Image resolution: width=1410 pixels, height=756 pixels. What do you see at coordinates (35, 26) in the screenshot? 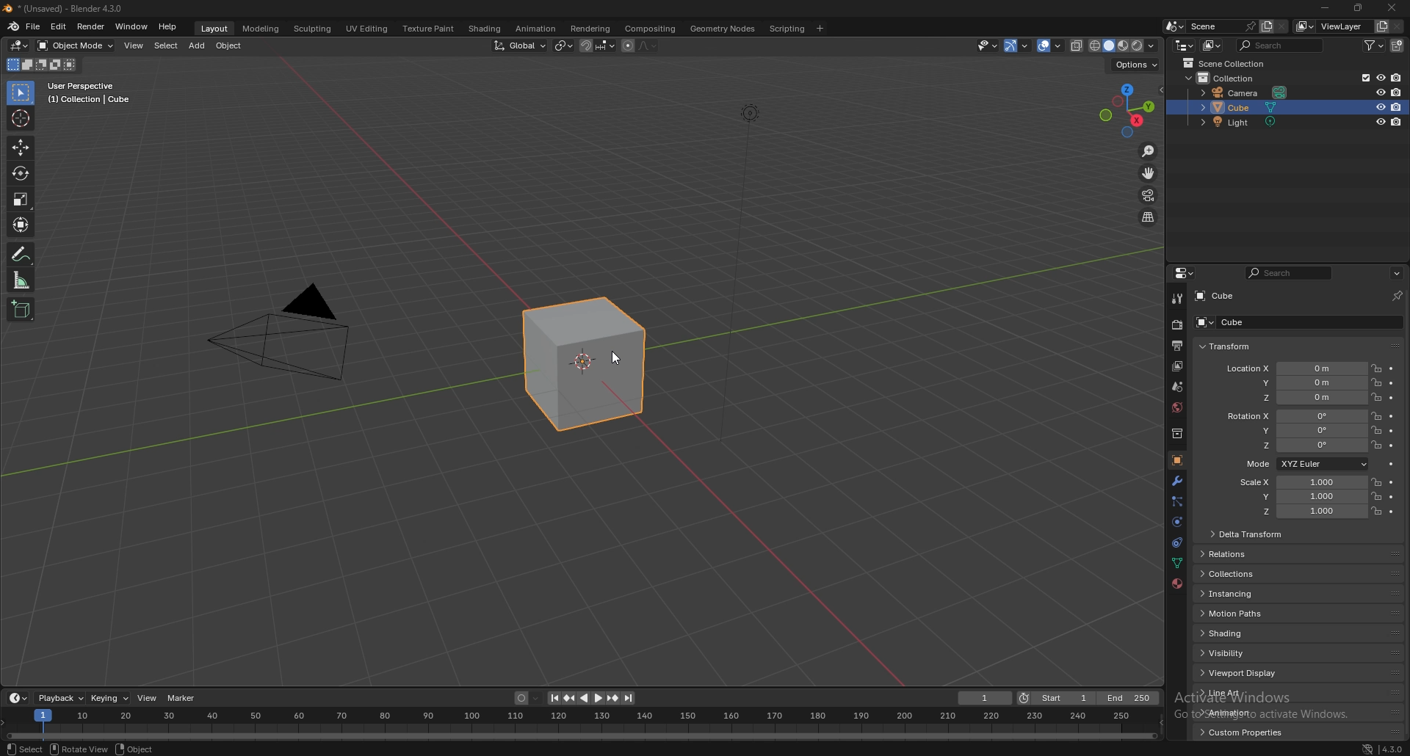
I see `file` at bounding box center [35, 26].